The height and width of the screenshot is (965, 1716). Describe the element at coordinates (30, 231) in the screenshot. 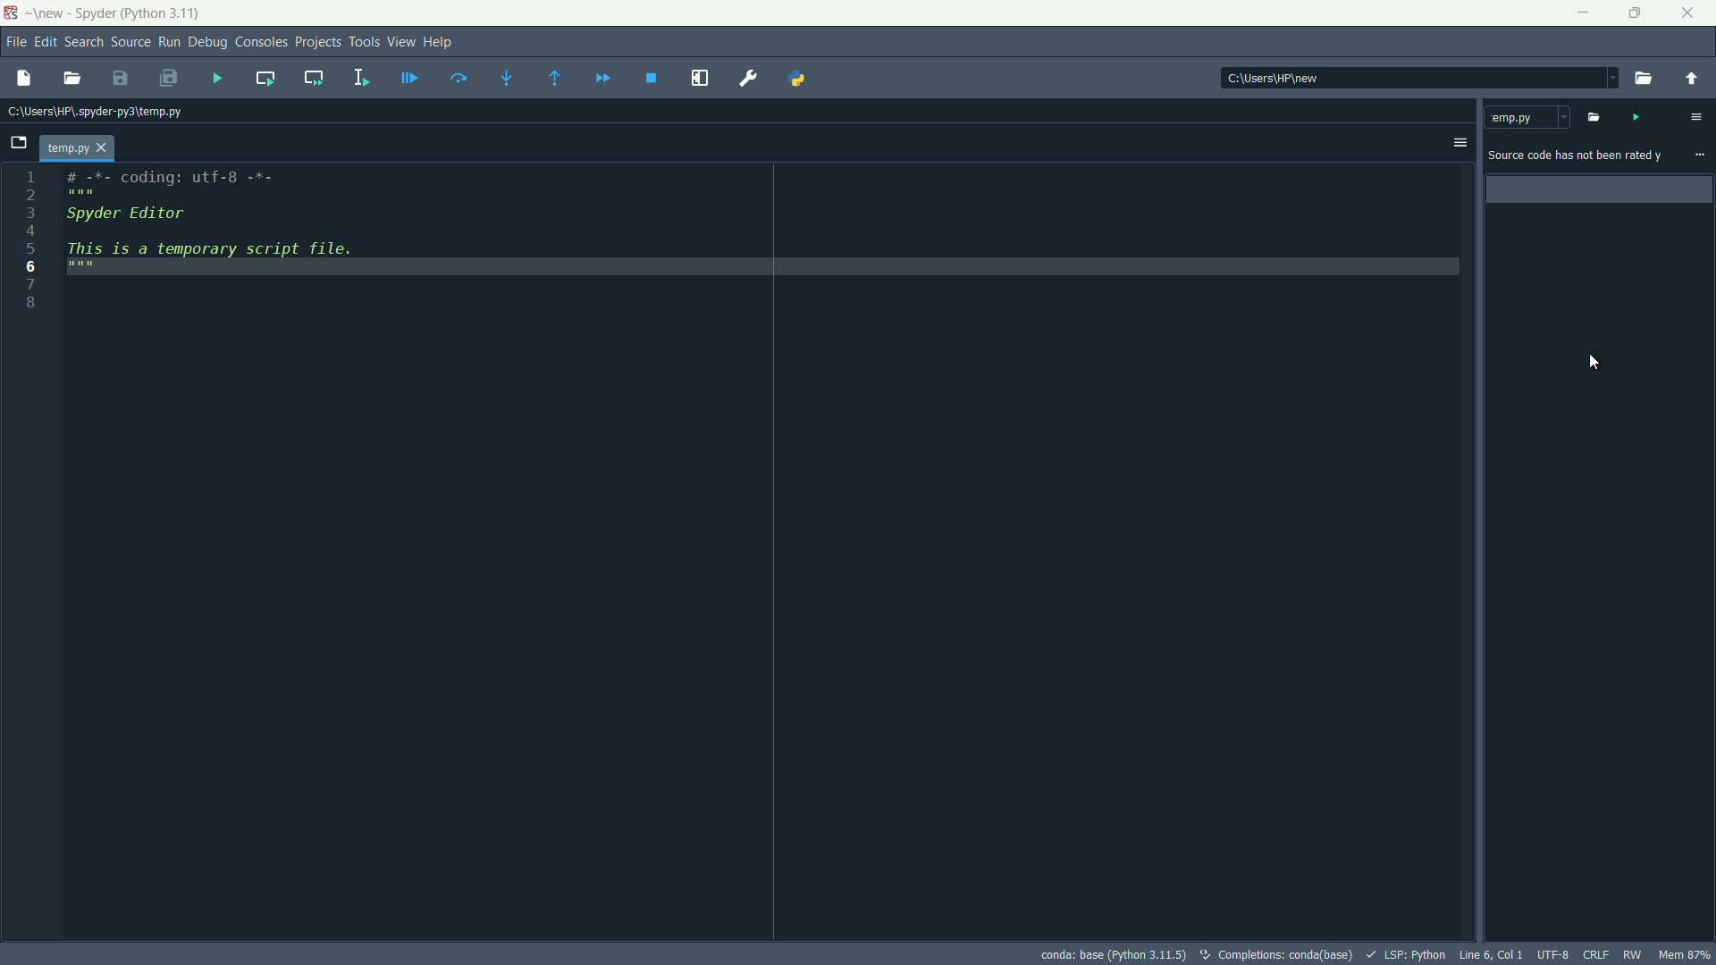

I see `4` at that location.